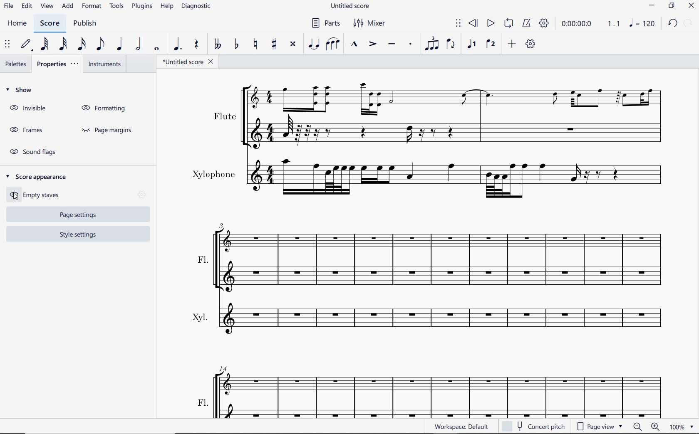 The height and width of the screenshot is (434, 699). What do you see at coordinates (28, 109) in the screenshot?
I see `INVISIBLE` at bounding box center [28, 109].